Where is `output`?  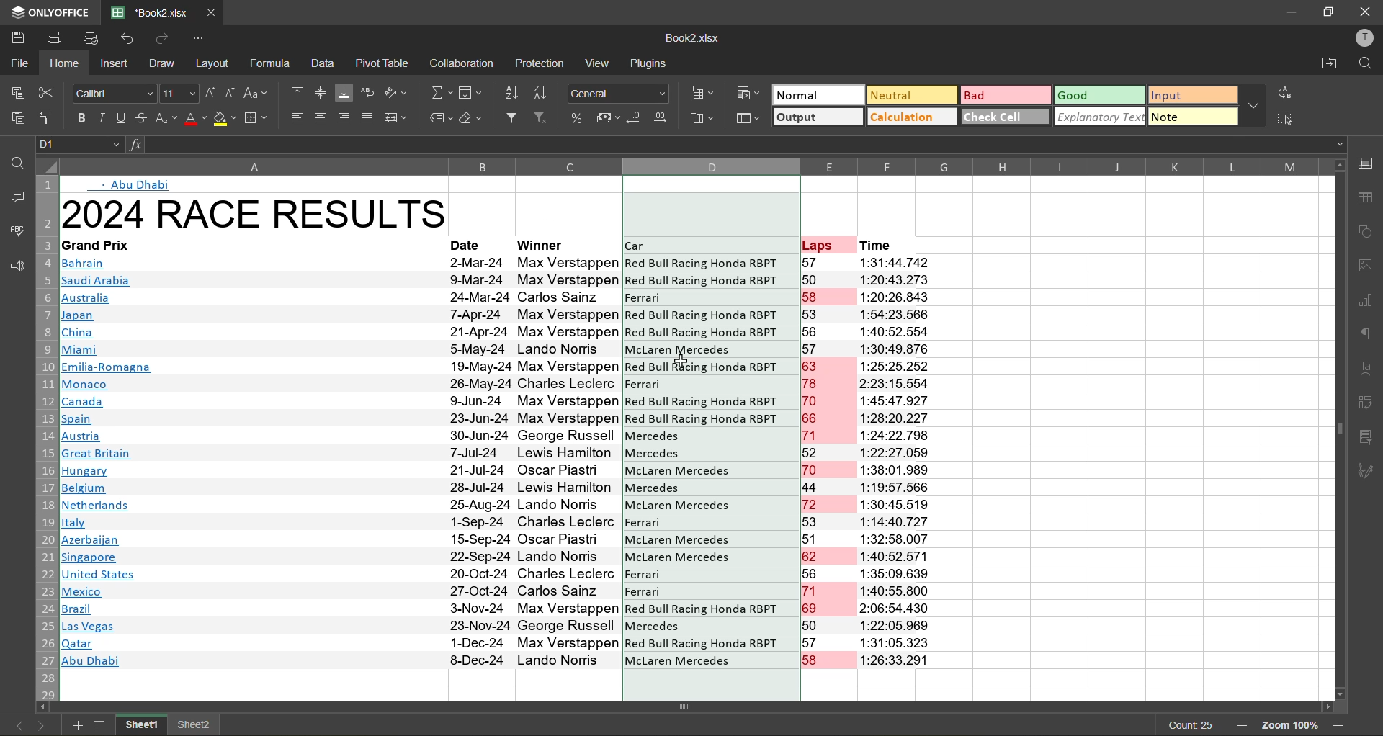 output is located at coordinates (817, 117).